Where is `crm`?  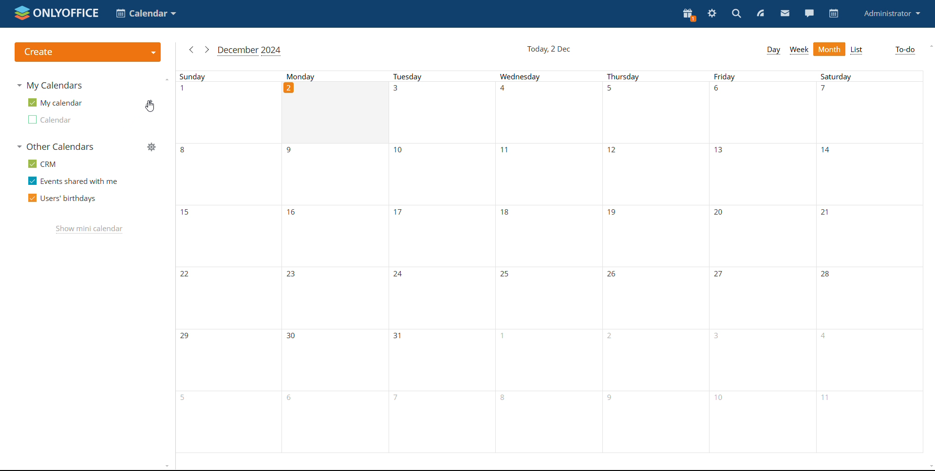
crm is located at coordinates (43, 163).